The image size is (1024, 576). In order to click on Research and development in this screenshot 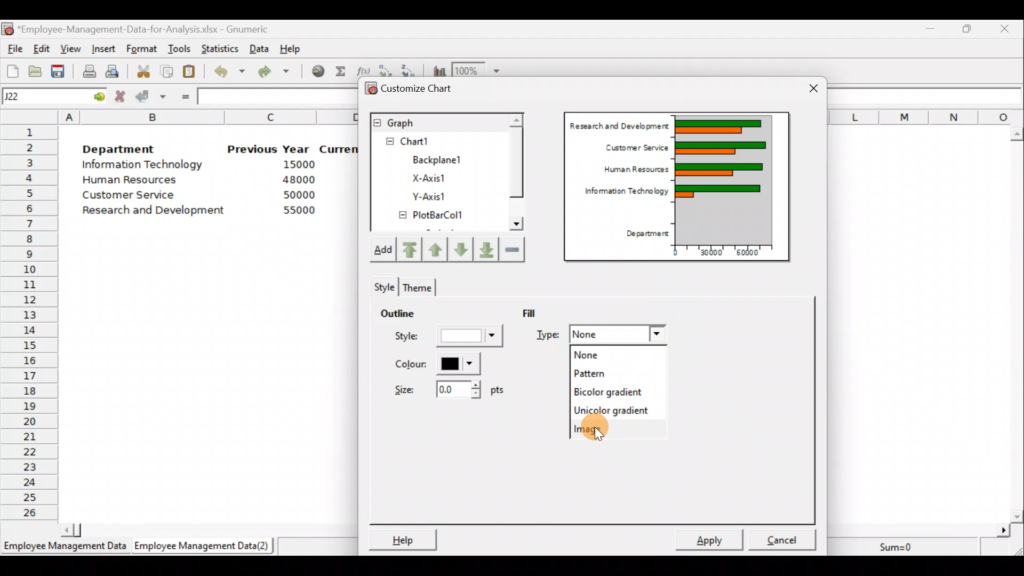, I will do `click(154, 209)`.